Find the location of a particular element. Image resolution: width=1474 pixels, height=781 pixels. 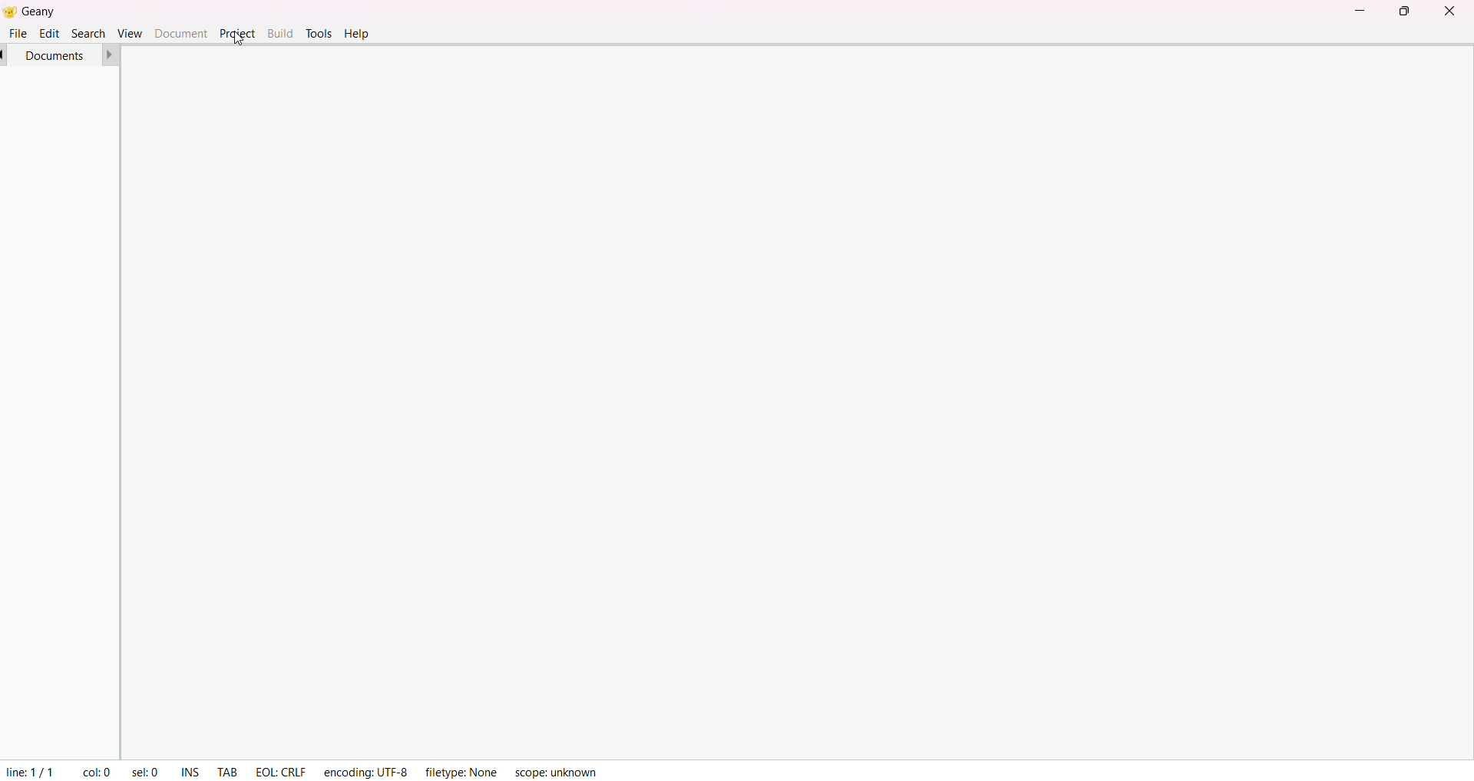

col: 0 is located at coordinates (97, 772).